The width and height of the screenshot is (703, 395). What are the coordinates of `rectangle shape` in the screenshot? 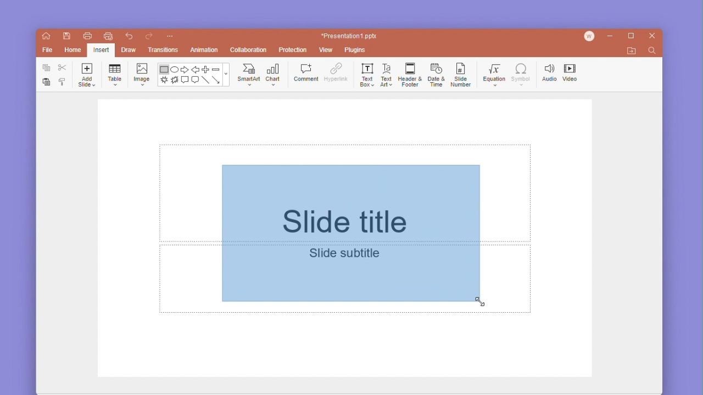 It's located at (164, 70).